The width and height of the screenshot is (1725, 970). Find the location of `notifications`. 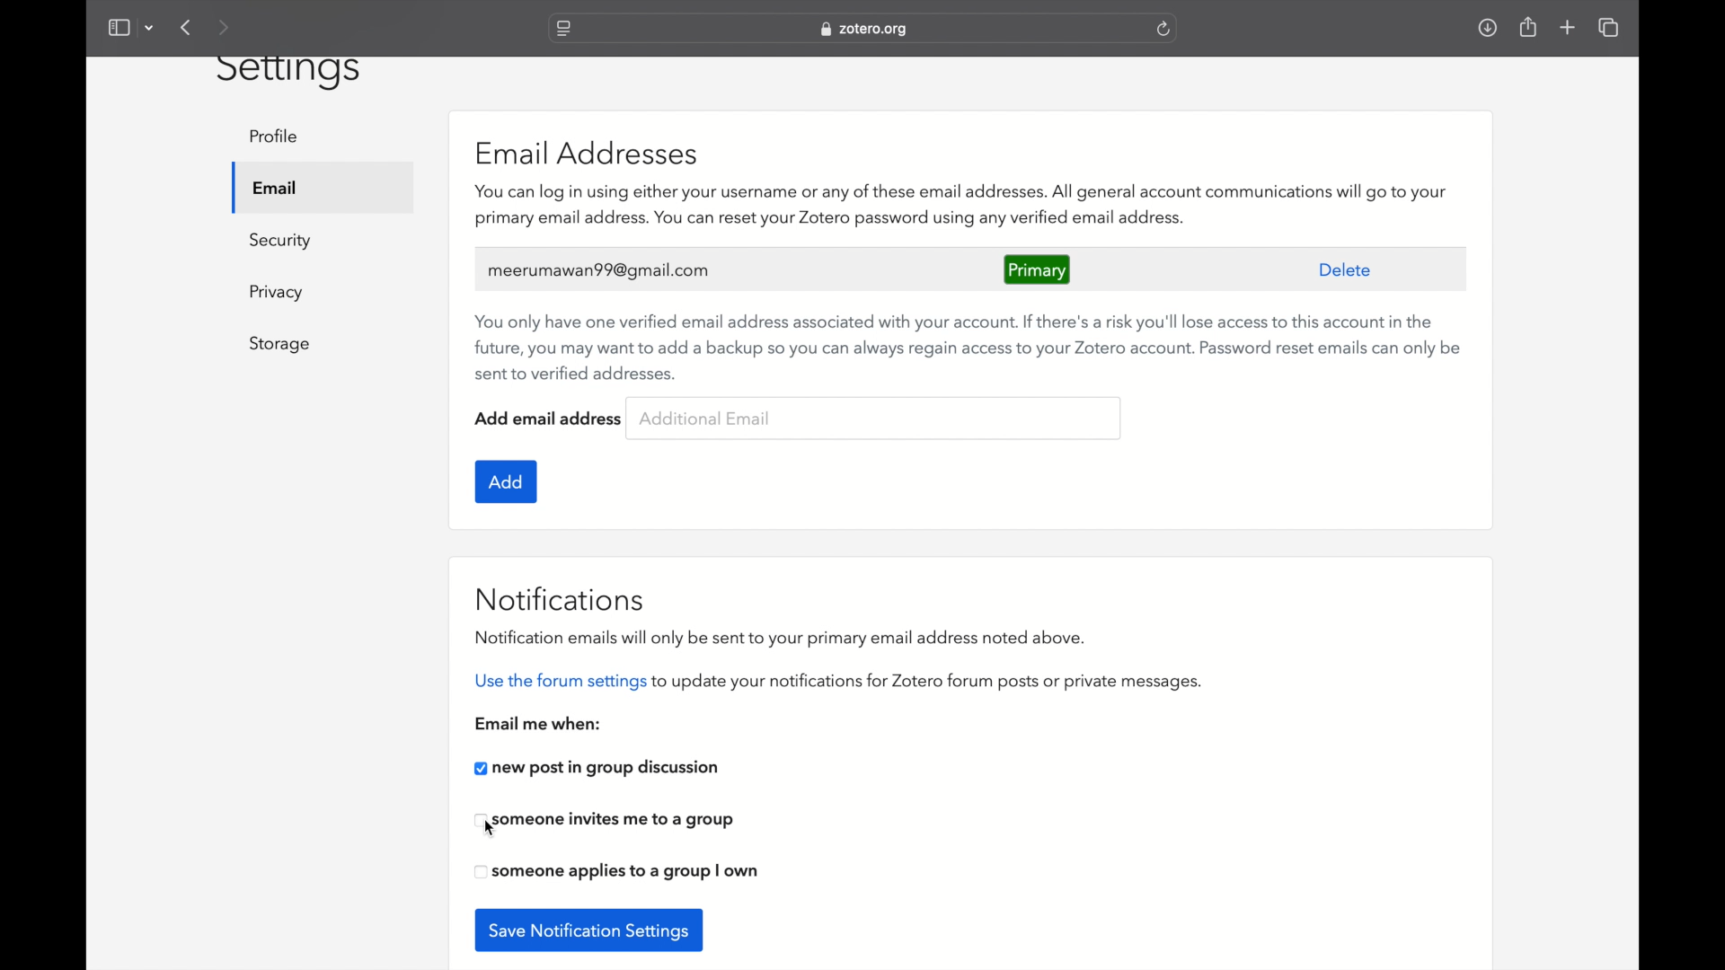

notifications is located at coordinates (560, 598).